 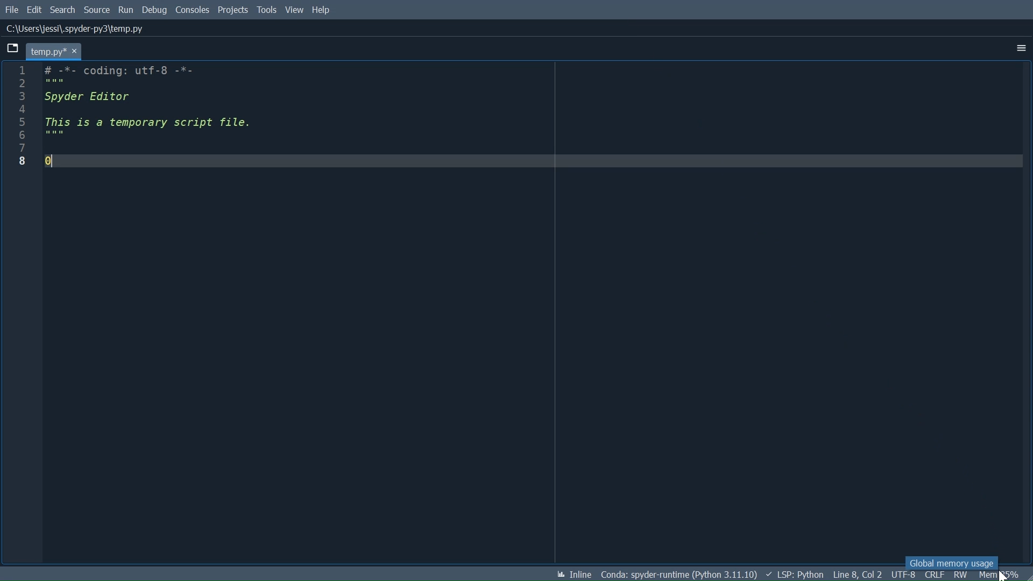 What do you see at coordinates (952, 561) in the screenshot?
I see `Global memory usage tooltip` at bounding box center [952, 561].